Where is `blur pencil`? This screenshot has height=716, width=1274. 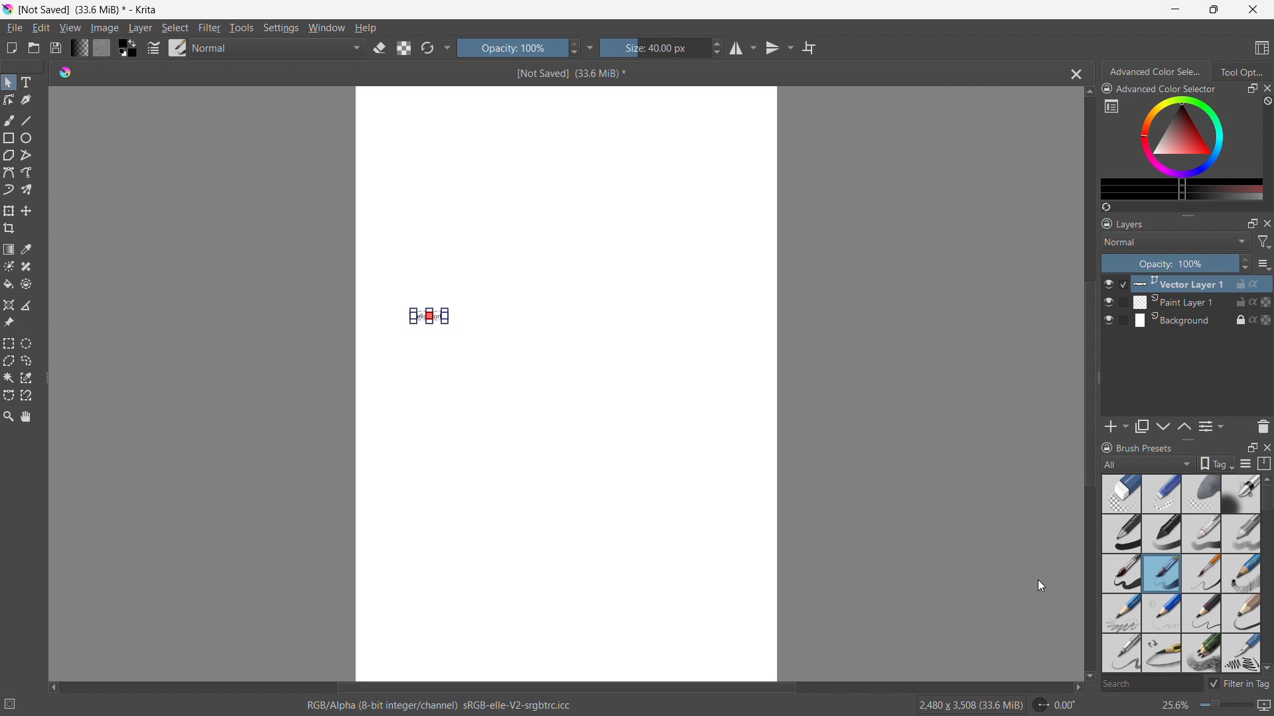
blur pencil is located at coordinates (1241, 532).